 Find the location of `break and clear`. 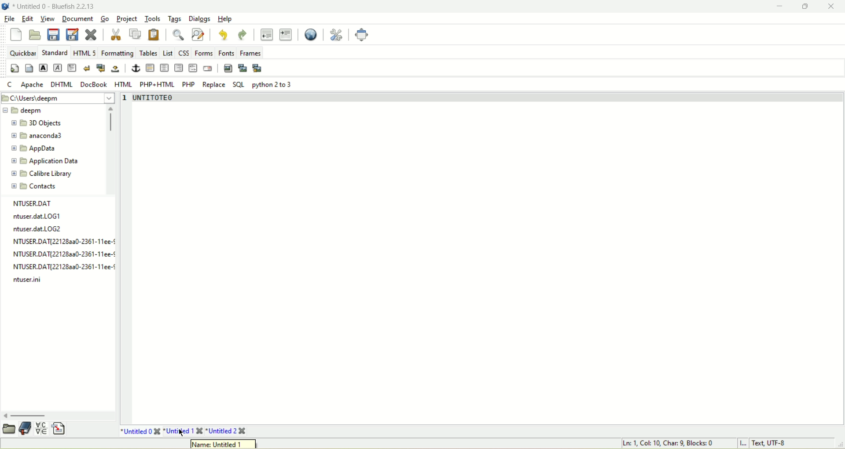

break and clear is located at coordinates (100, 68).